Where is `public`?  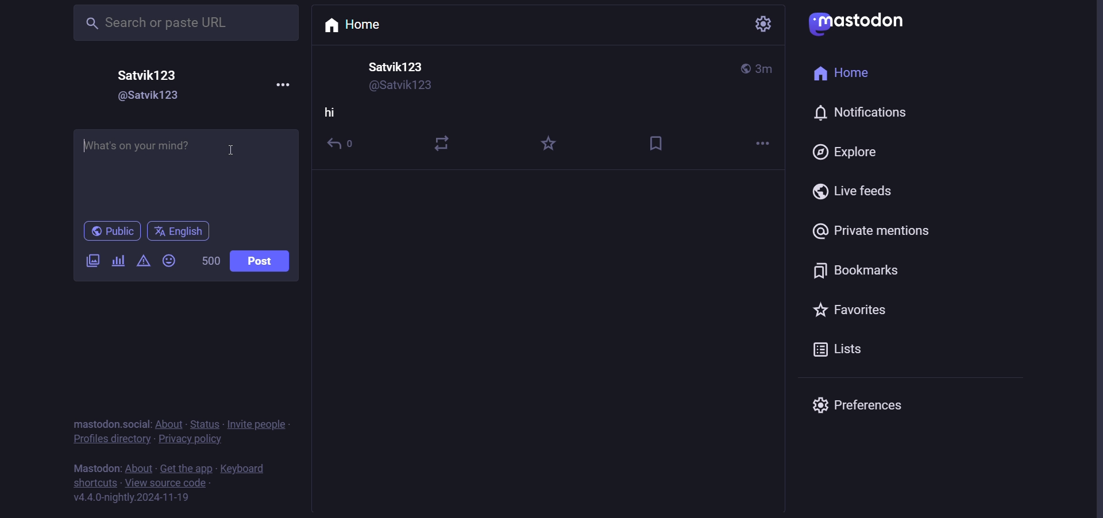
public is located at coordinates (110, 231).